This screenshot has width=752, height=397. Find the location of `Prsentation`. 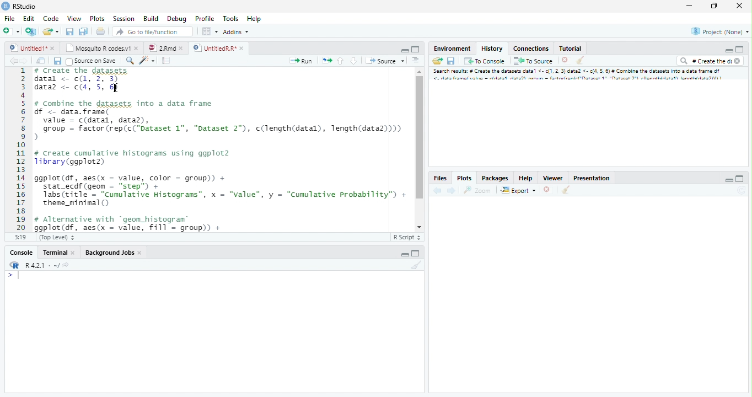

Prsentation is located at coordinates (589, 177).